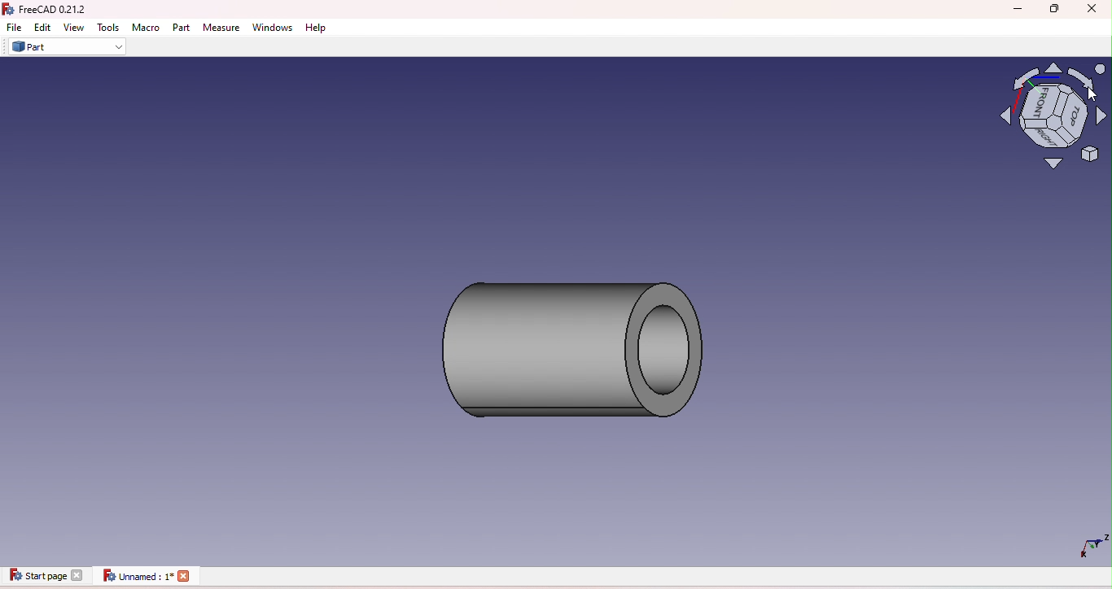 This screenshot has width=1112, height=589. What do you see at coordinates (1090, 9) in the screenshot?
I see `Close` at bounding box center [1090, 9].